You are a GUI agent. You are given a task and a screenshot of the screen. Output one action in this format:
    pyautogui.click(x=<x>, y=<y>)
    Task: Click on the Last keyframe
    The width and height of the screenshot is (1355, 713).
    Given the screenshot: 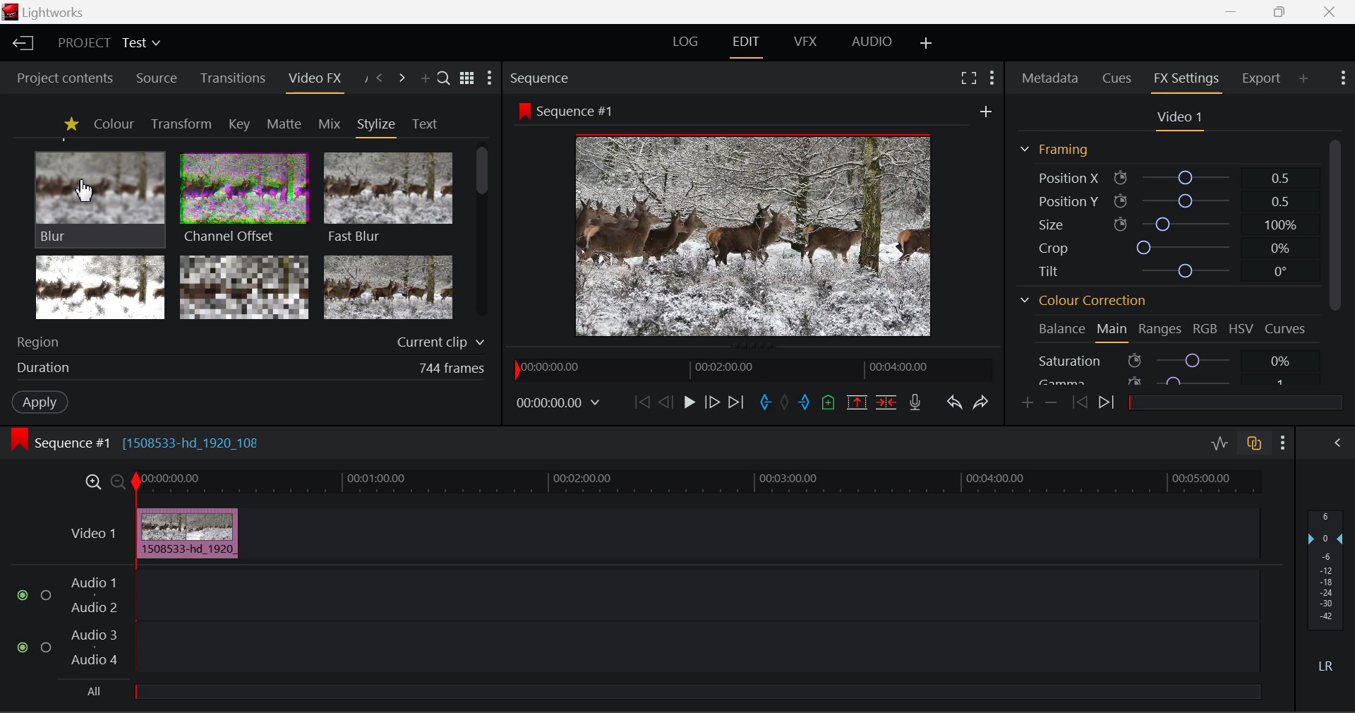 What is the action you would take?
    pyautogui.click(x=1080, y=405)
    